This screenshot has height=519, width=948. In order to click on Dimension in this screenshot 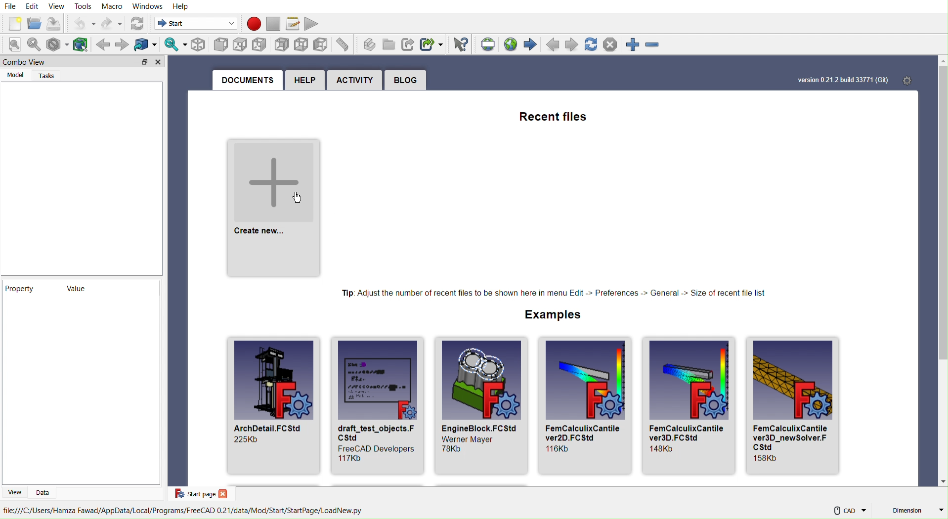, I will do `click(917, 510)`.